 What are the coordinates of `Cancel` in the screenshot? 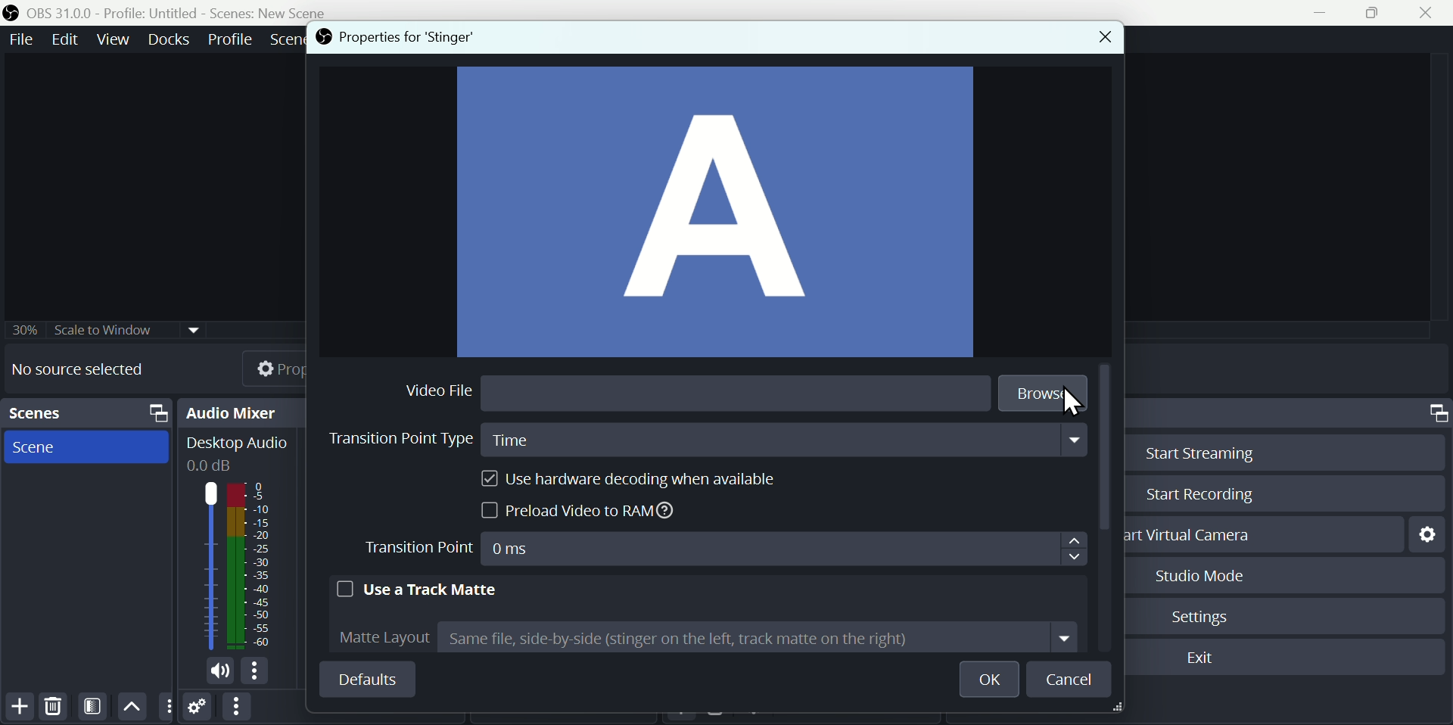 It's located at (1071, 679).